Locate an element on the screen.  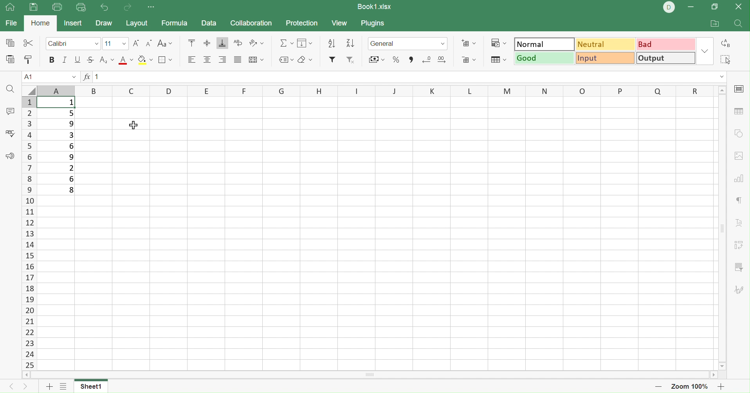
Sheet1 is located at coordinates (92, 387).